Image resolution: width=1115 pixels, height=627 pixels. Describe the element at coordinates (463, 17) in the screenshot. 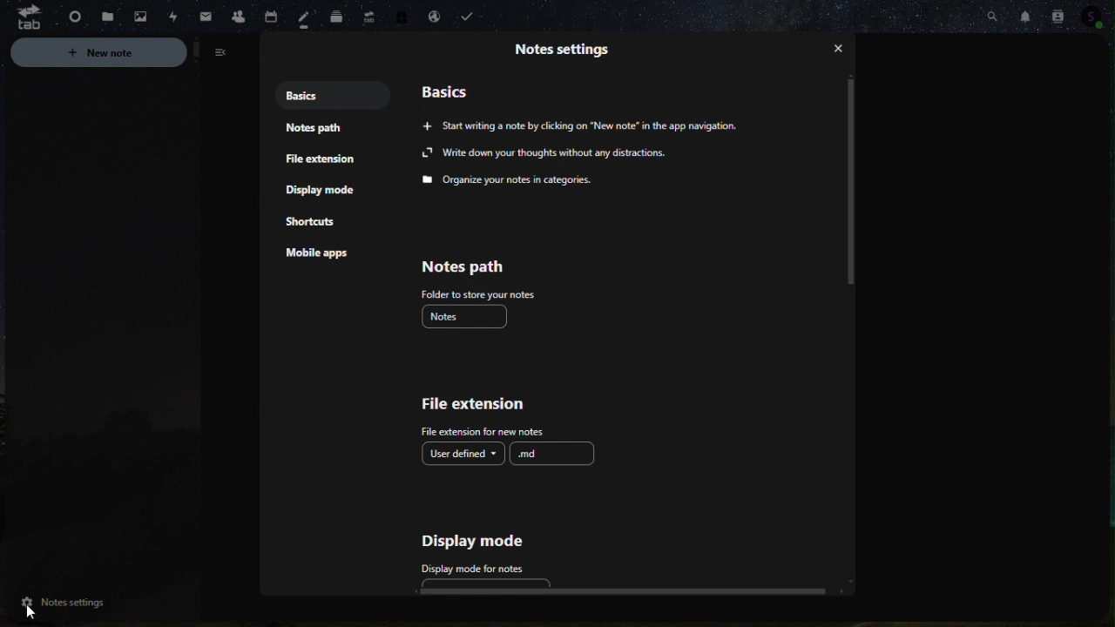

I see `Task` at that location.